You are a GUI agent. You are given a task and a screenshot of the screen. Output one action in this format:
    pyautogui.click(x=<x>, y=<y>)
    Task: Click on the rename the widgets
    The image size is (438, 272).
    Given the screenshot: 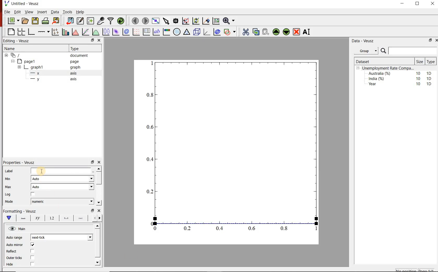 What is the action you would take?
    pyautogui.click(x=308, y=32)
    